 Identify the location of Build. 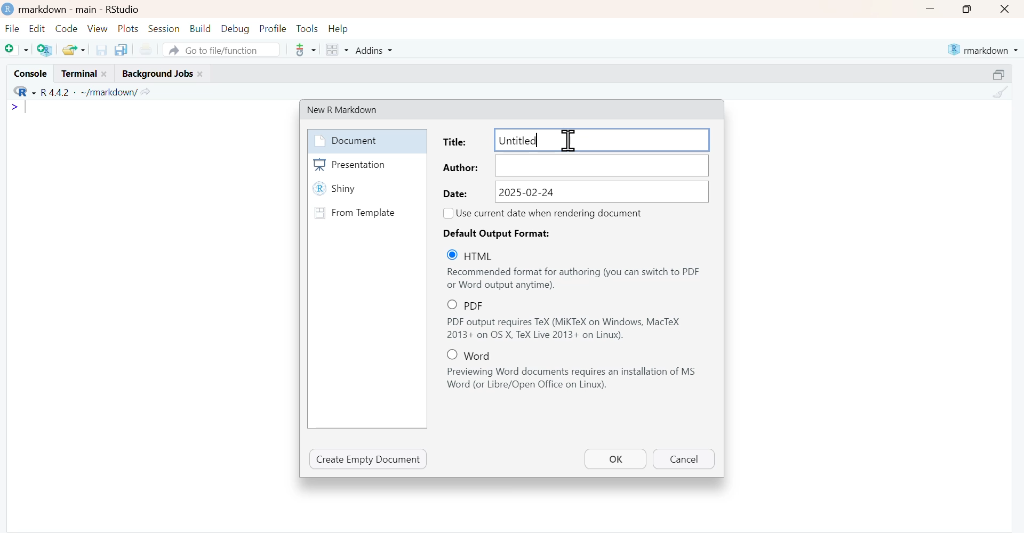
(200, 29).